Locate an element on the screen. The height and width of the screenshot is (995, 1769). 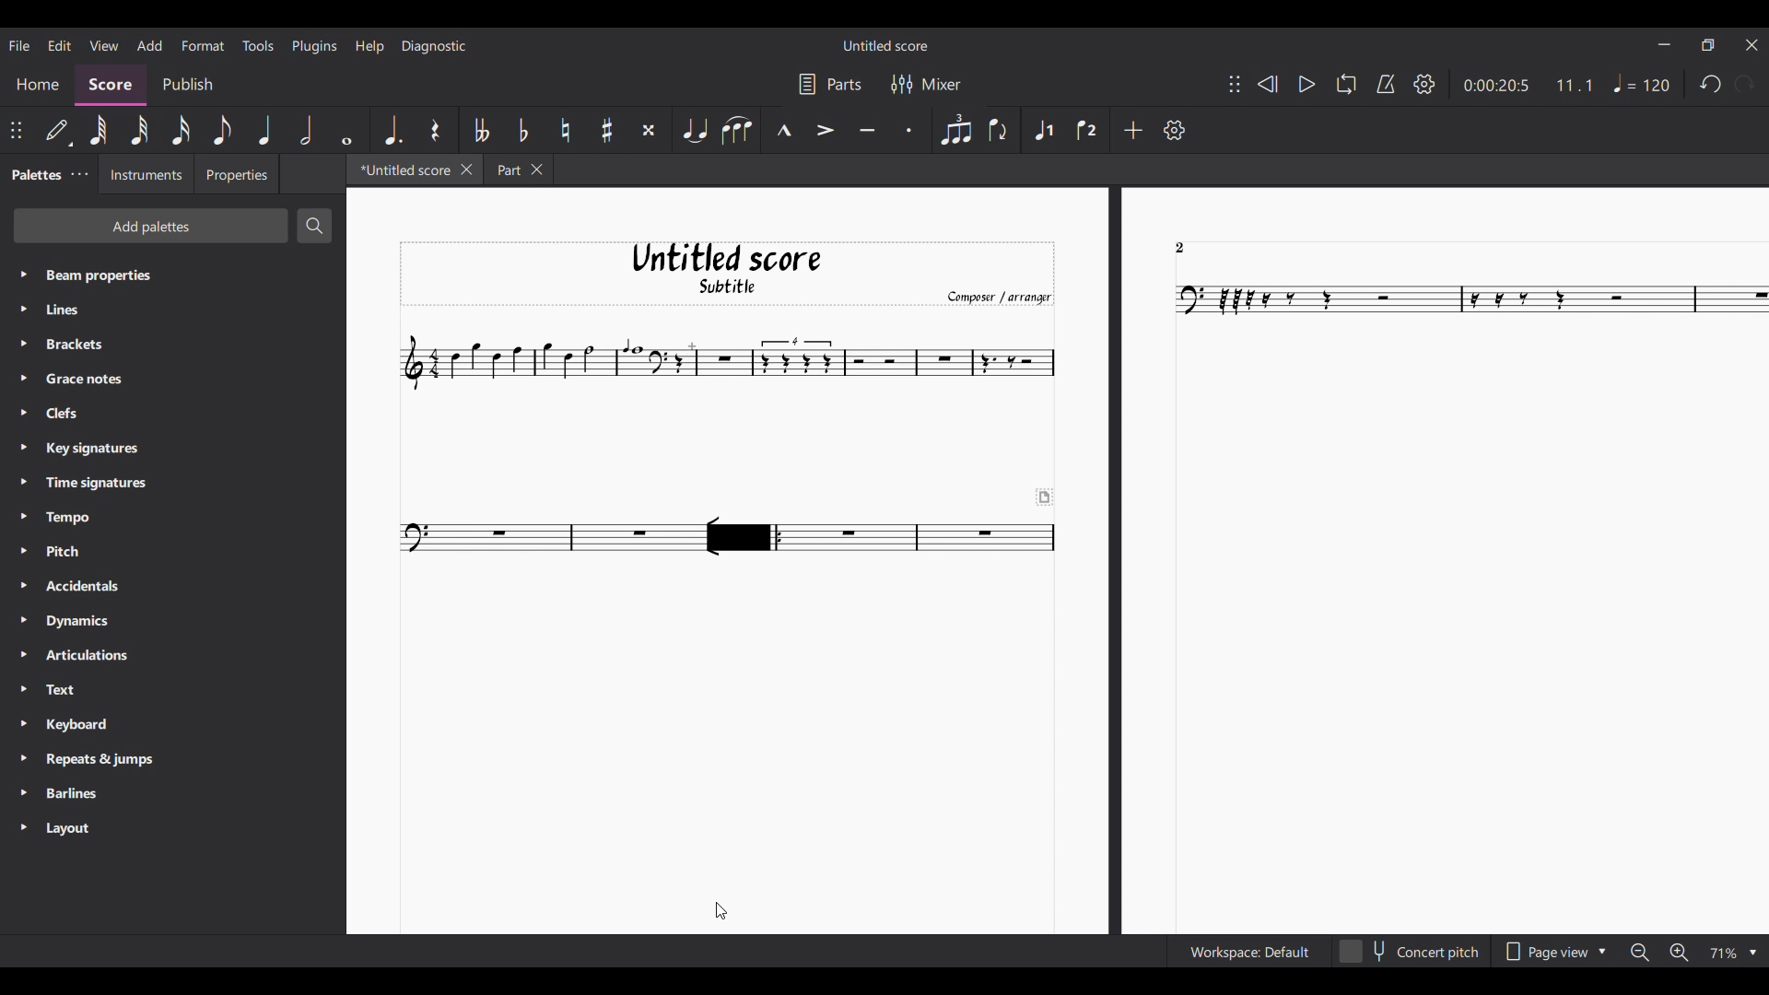
Highlighted by cursor is located at coordinates (744, 537).